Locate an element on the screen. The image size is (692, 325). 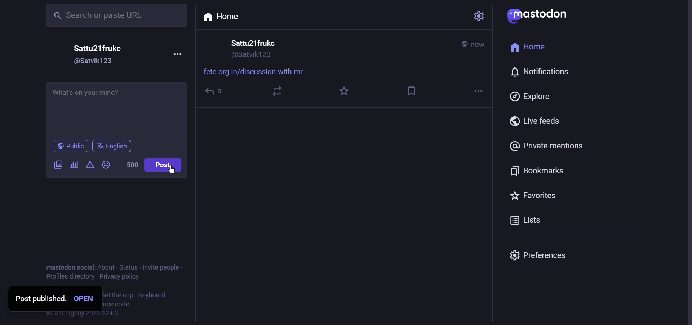
home is located at coordinates (529, 49).